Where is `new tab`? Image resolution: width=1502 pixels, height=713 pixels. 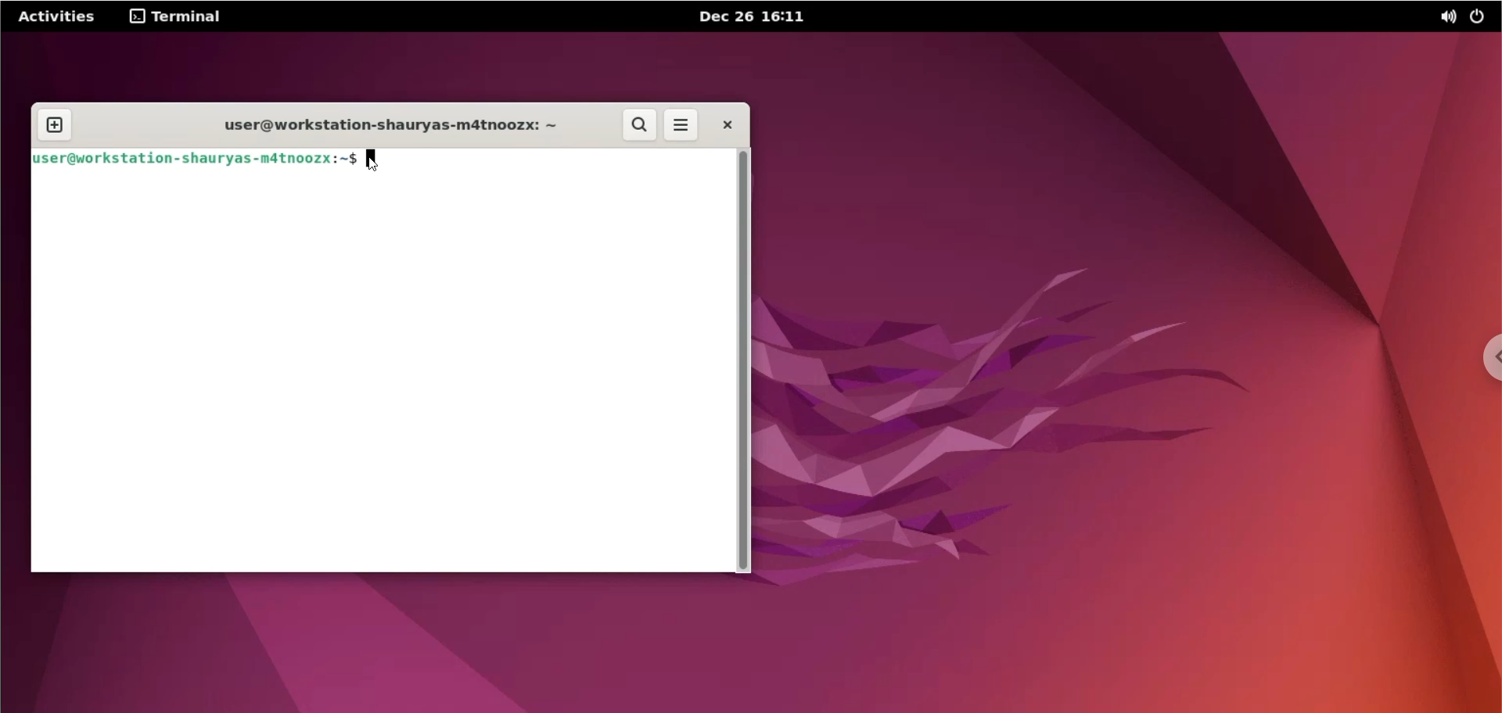
new tab is located at coordinates (53, 126).